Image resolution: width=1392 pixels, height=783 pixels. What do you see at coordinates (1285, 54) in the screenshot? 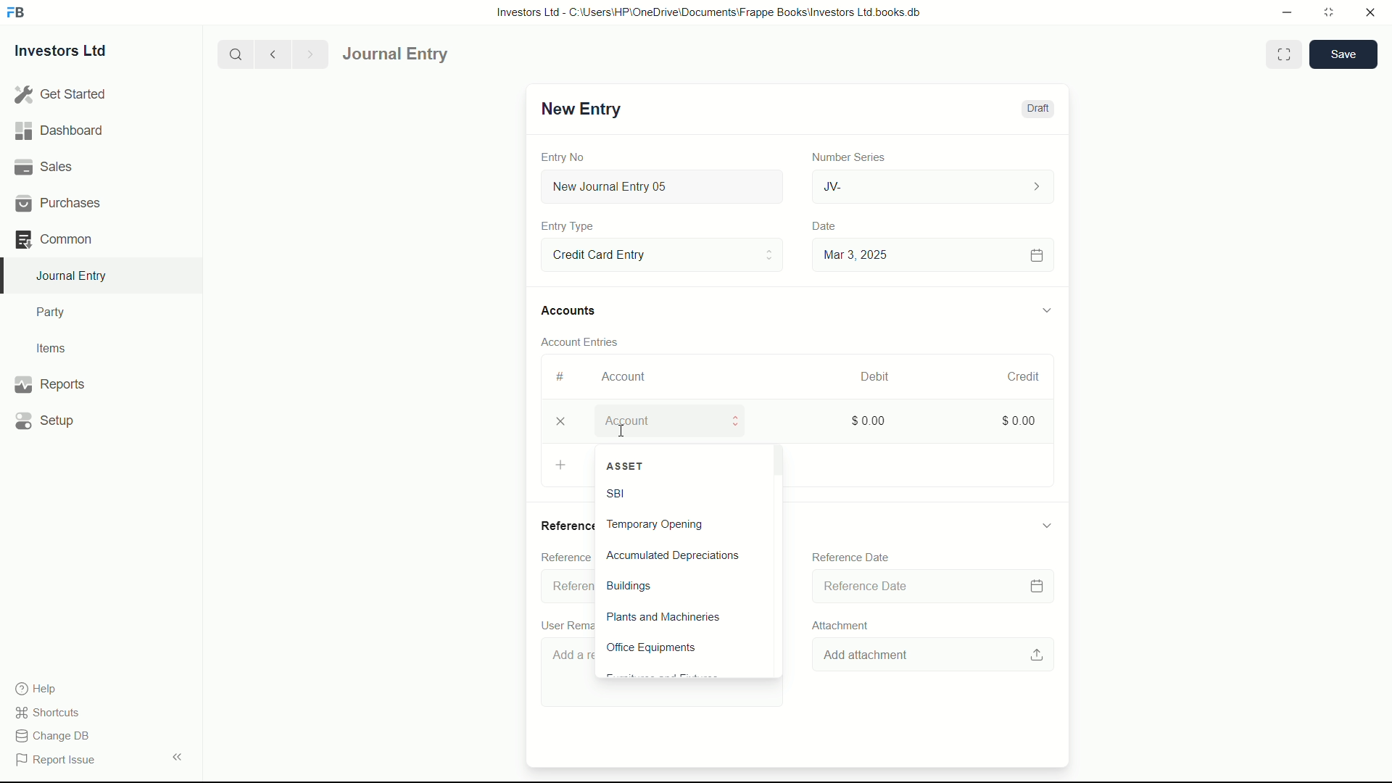
I see `Toggle between form and full width` at bounding box center [1285, 54].